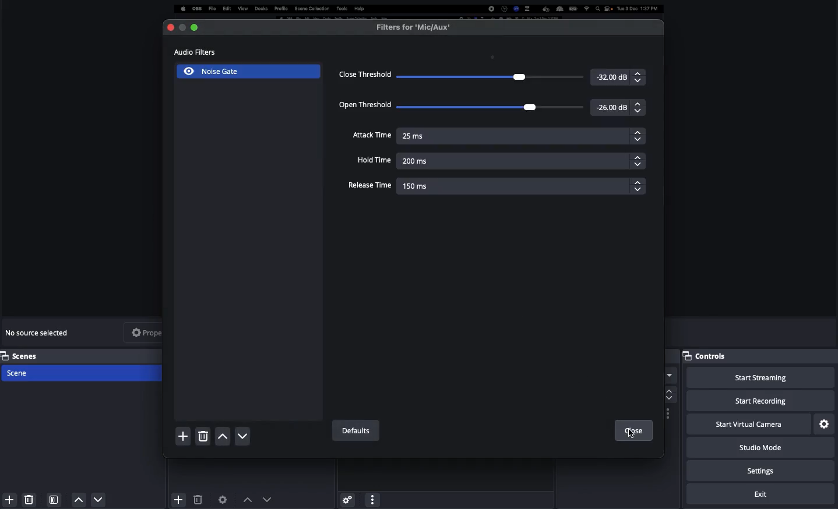 The height and width of the screenshot is (509, 838). Describe the element at coordinates (632, 433) in the screenshot. I see `Click` at that location.